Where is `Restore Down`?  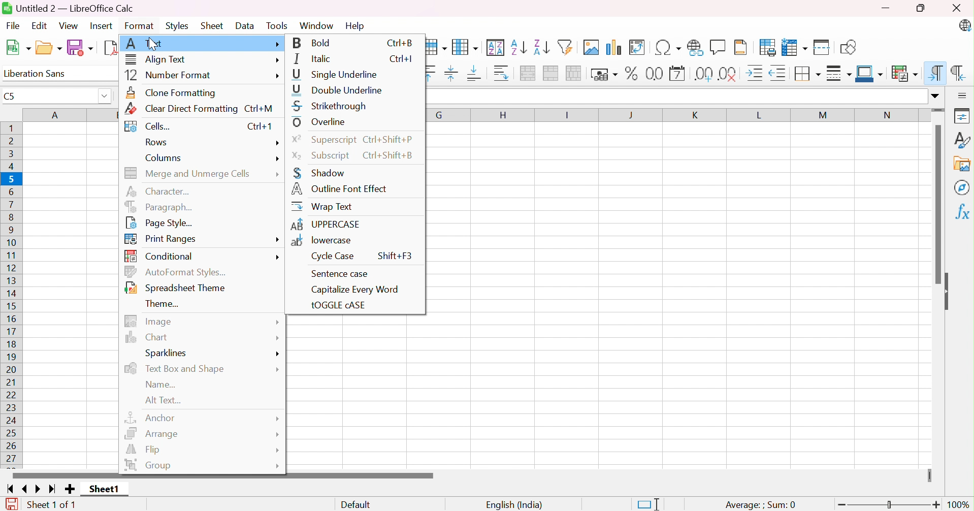
Restore Down is located at coordinates (924, 8).